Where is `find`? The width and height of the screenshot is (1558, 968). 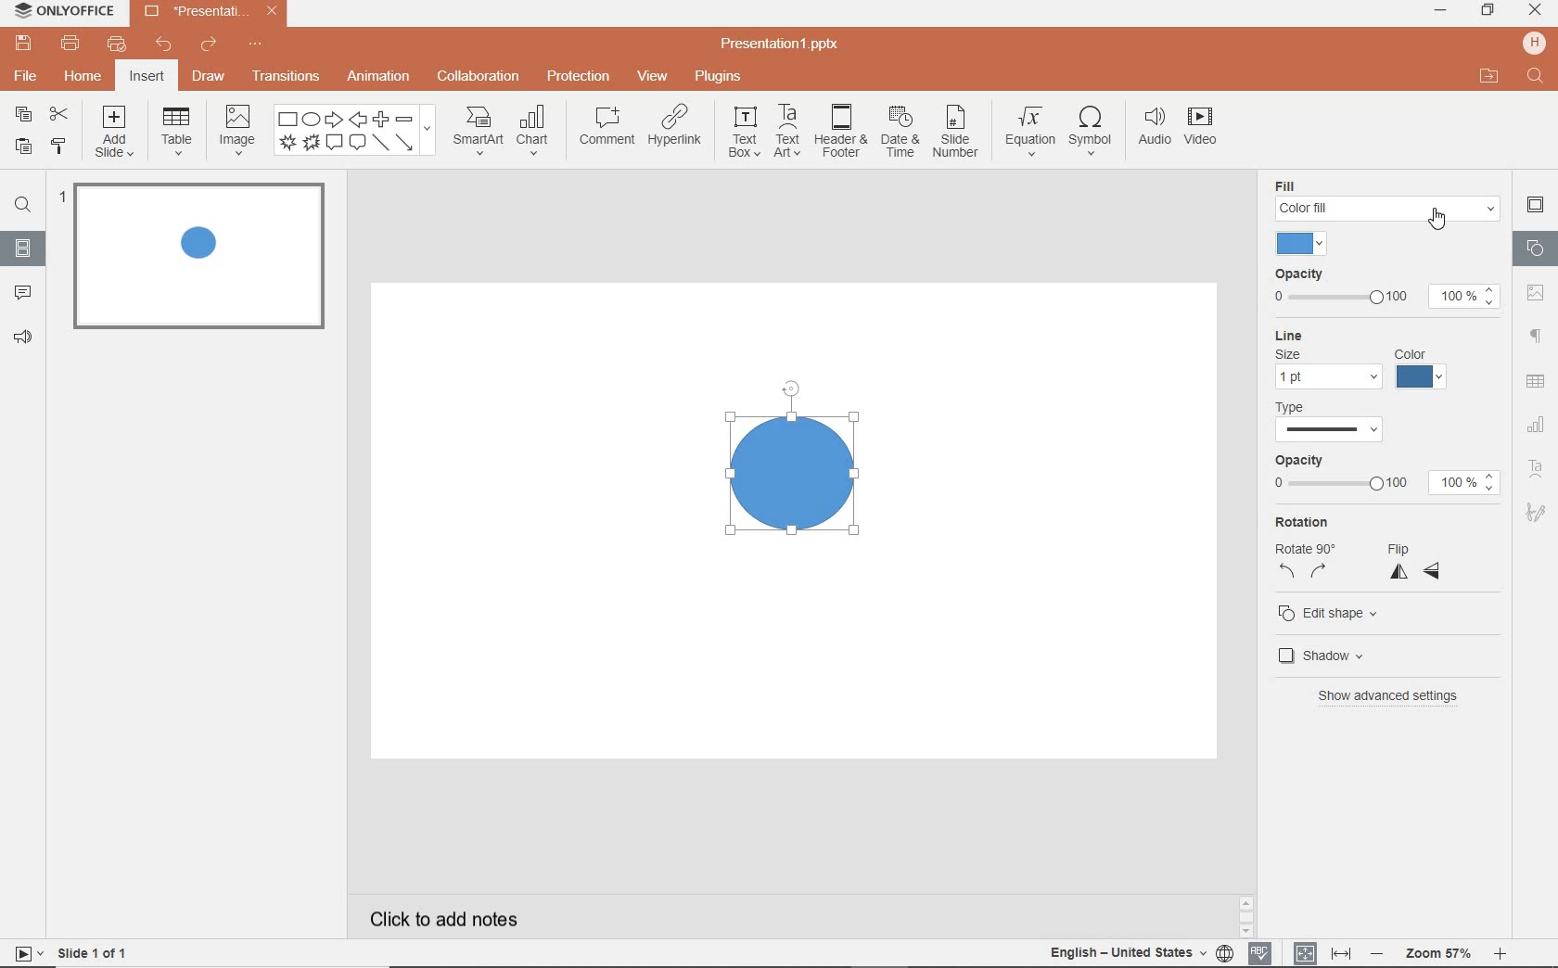
find is located at coordinates (22, 203).